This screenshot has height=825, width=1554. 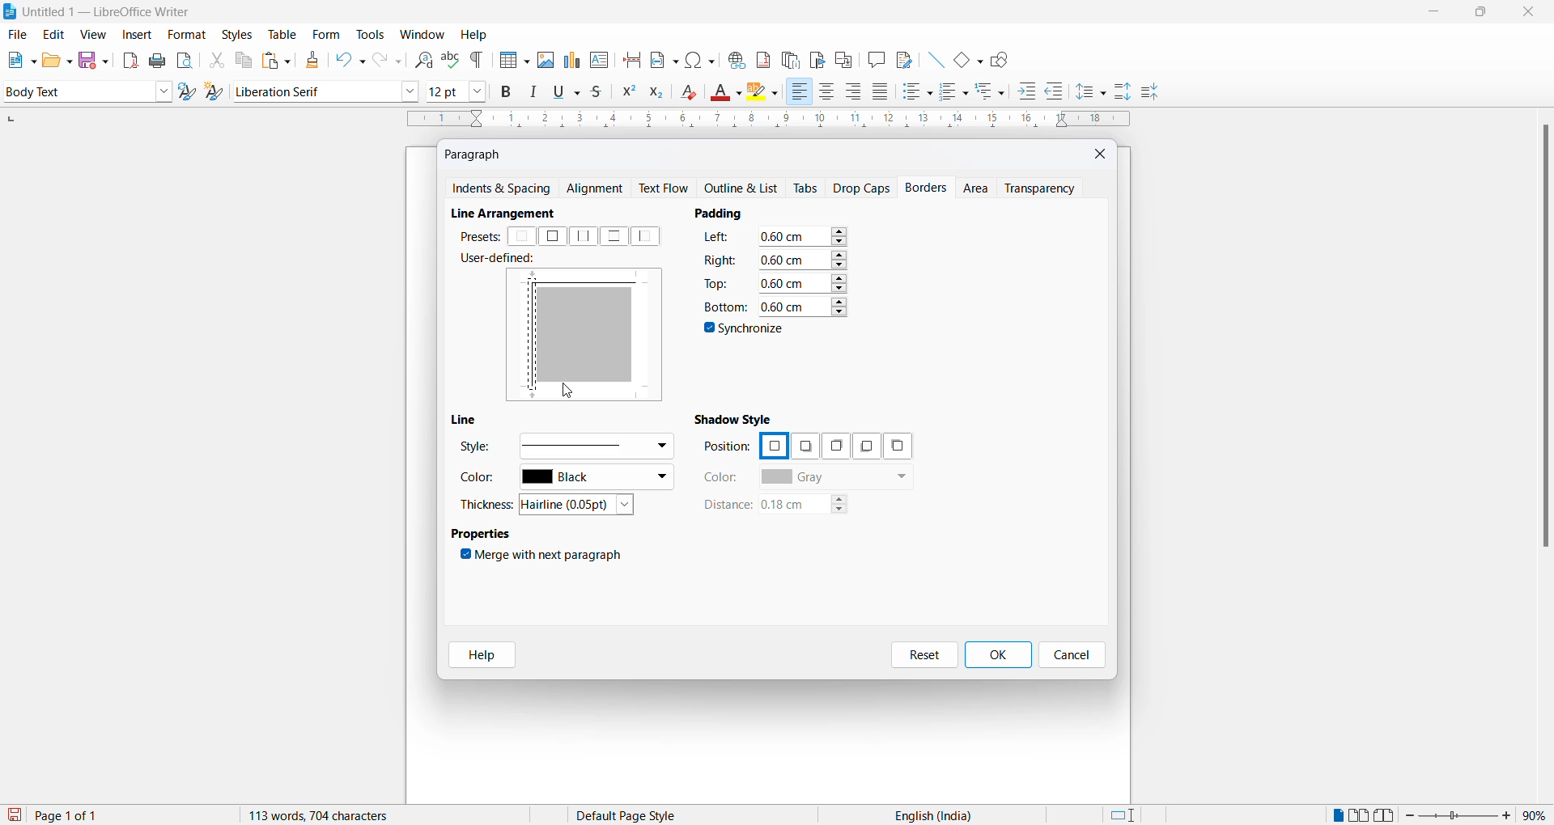 What do you see at coordinates (1102, 153) in the screenshot?
I see `close` at bounding box center [1102, 153].